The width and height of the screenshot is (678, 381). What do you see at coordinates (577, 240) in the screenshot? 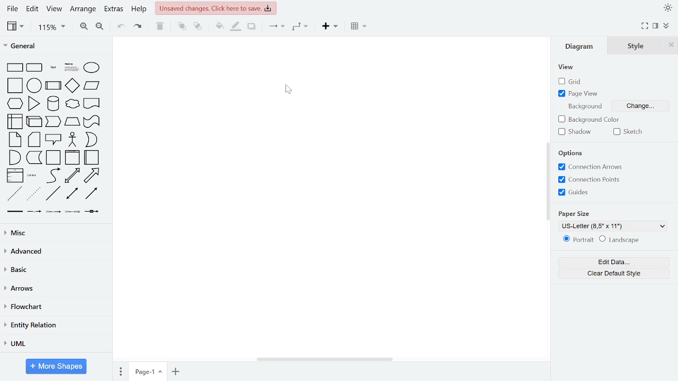
I see `portrait` at bounding box center [577, 240].